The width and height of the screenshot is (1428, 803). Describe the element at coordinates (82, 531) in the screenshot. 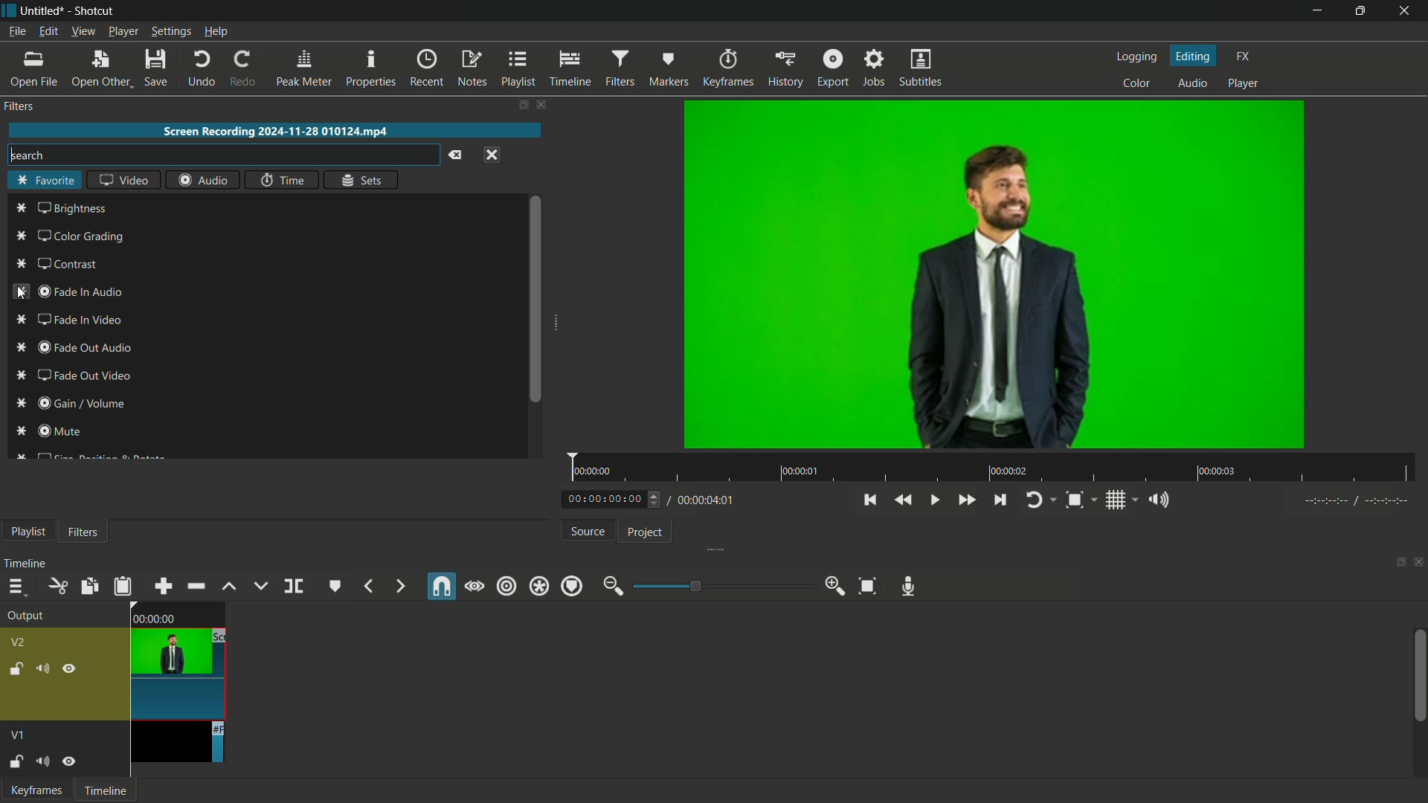

I see `filter` at that location.